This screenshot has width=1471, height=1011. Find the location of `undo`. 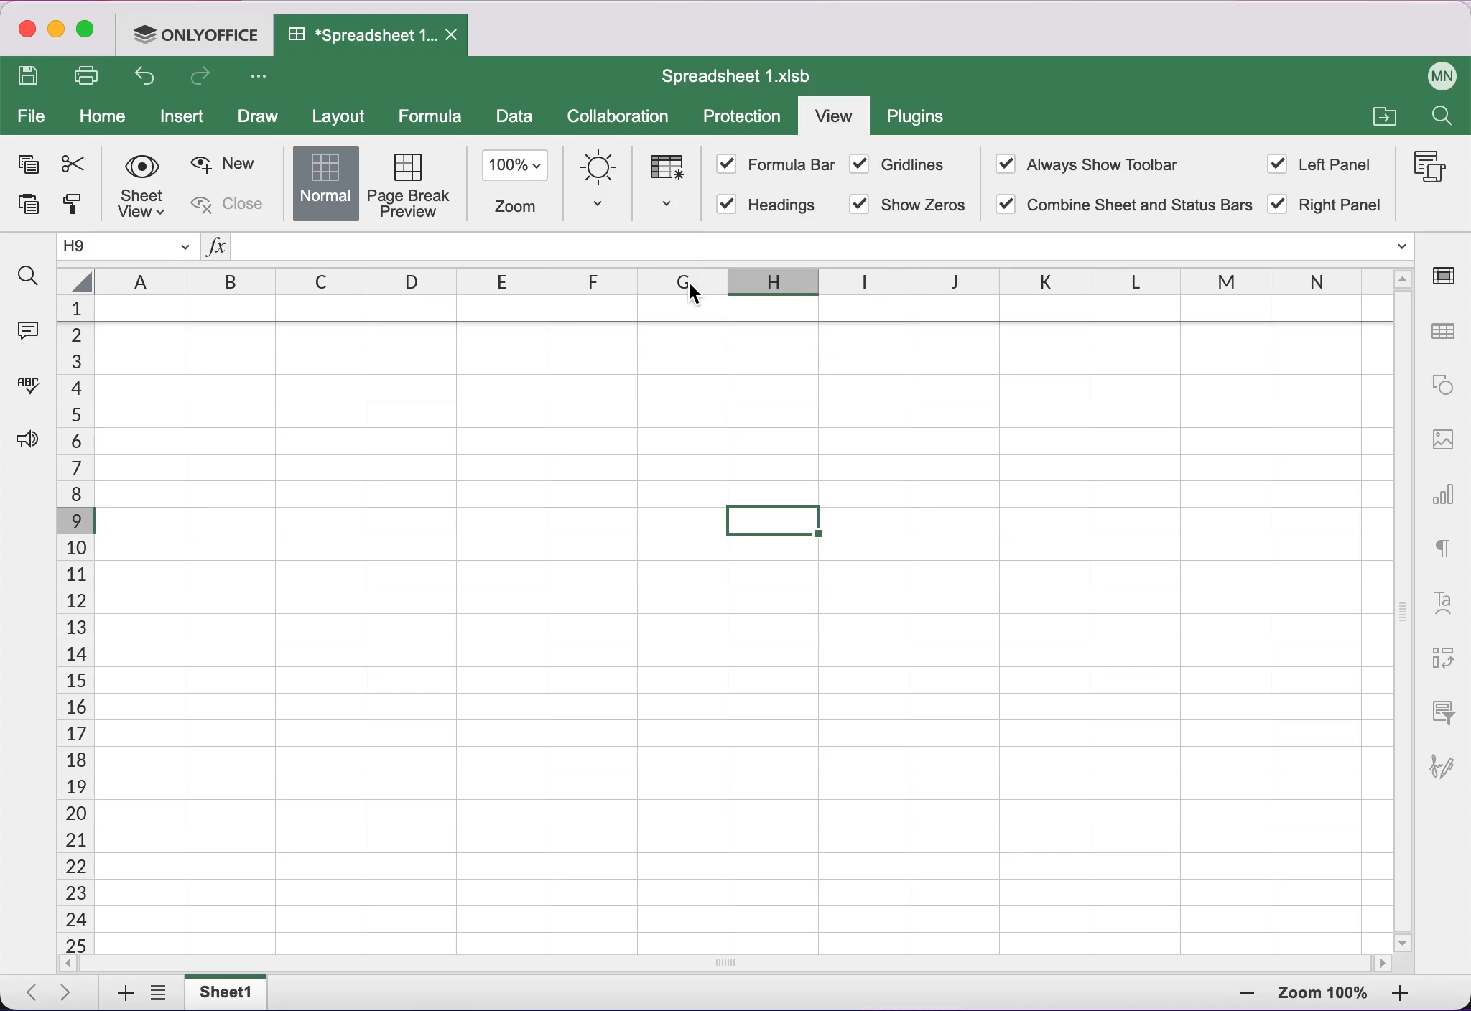

undo is located at coordinates (148, 78).